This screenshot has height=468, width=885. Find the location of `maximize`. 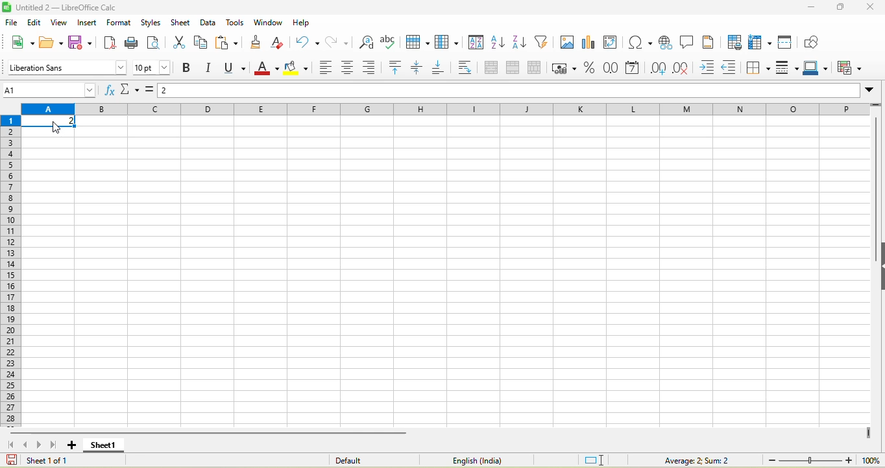

maximize is located at coordinates (842, 8).